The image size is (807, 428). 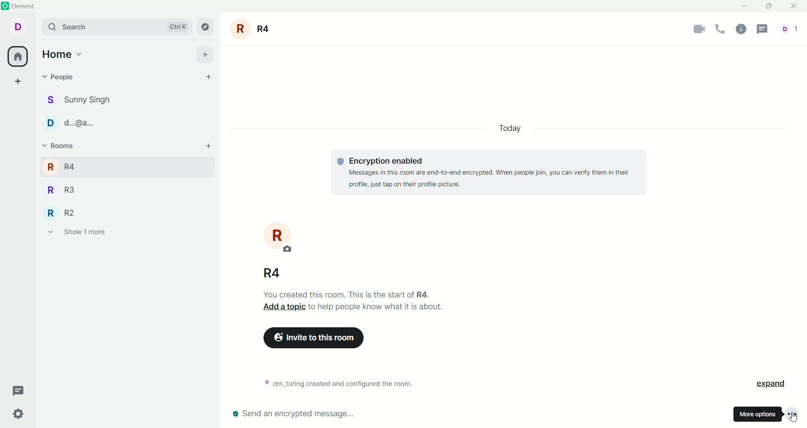 What do you see at coordinates (789, 30) in the screenshot?
I see `people` at bounding box center [789, 30].